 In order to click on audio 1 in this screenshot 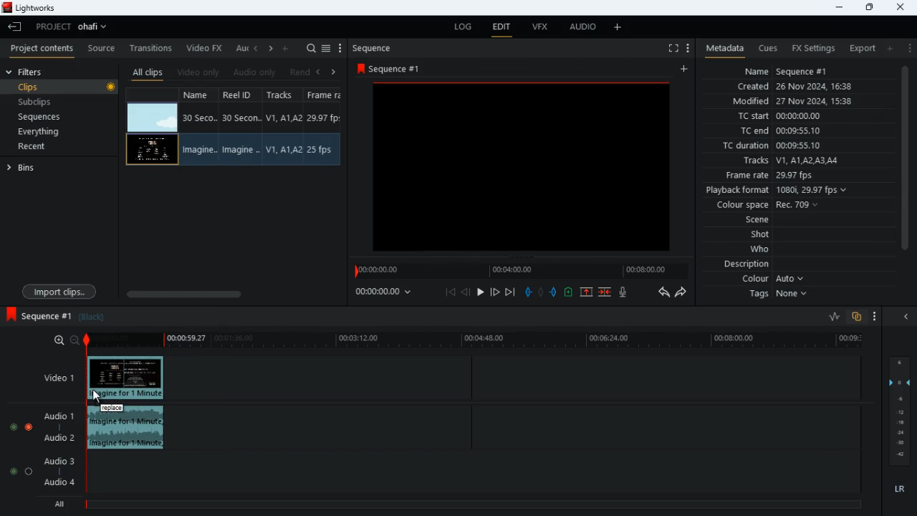, I will do `click(59, 415)`.